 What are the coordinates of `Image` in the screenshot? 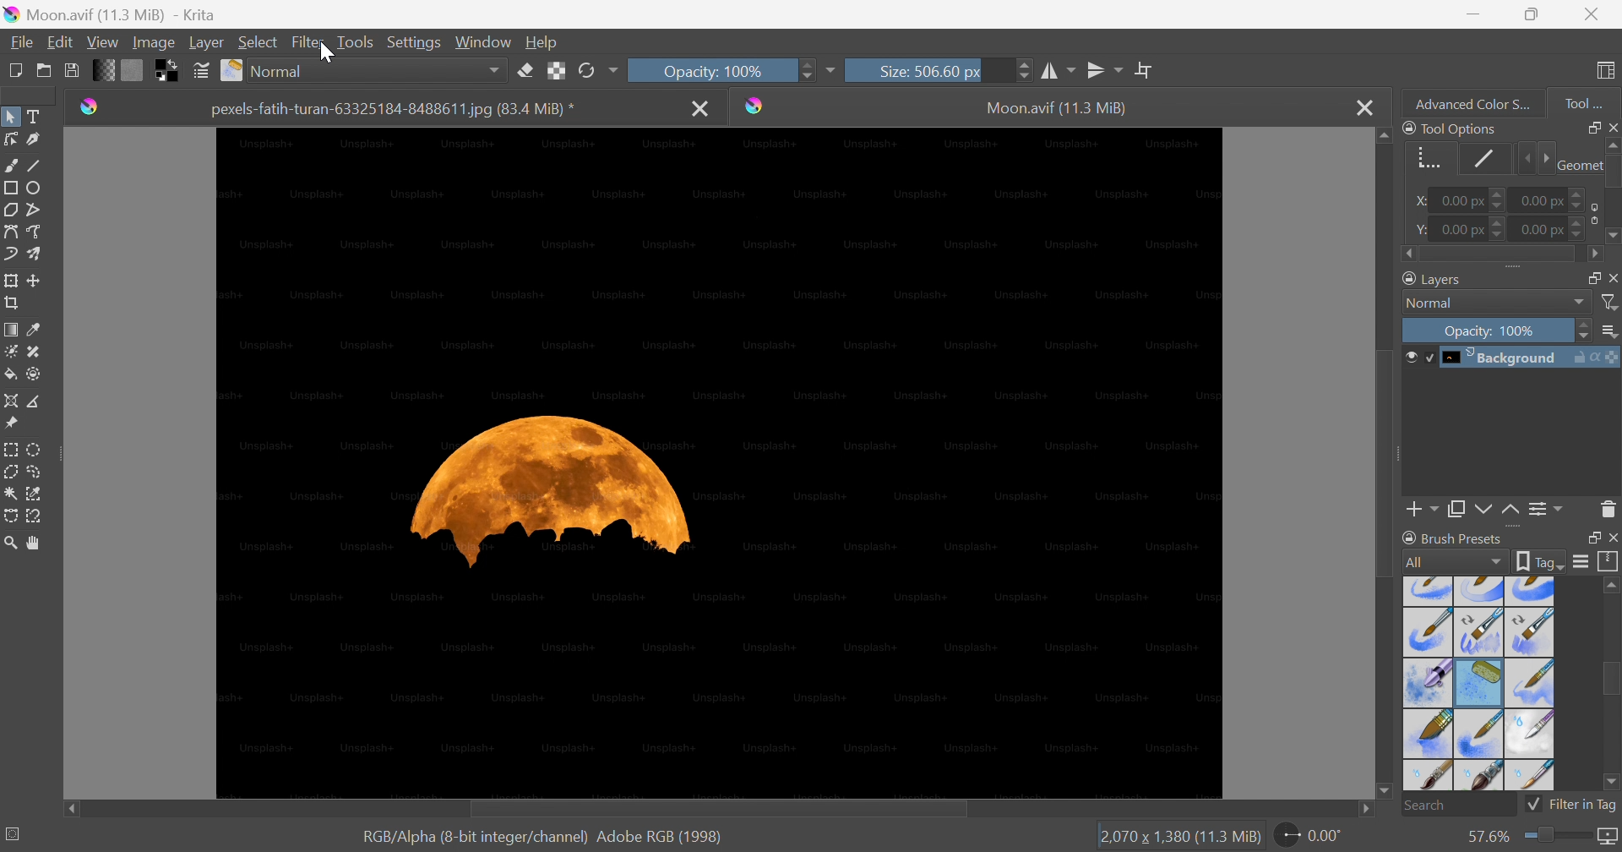 It's located at (719, 464).